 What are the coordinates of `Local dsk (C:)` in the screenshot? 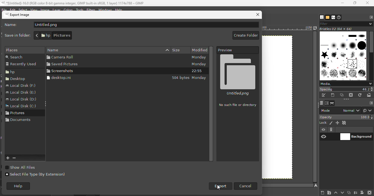 It's located at (21, 106).